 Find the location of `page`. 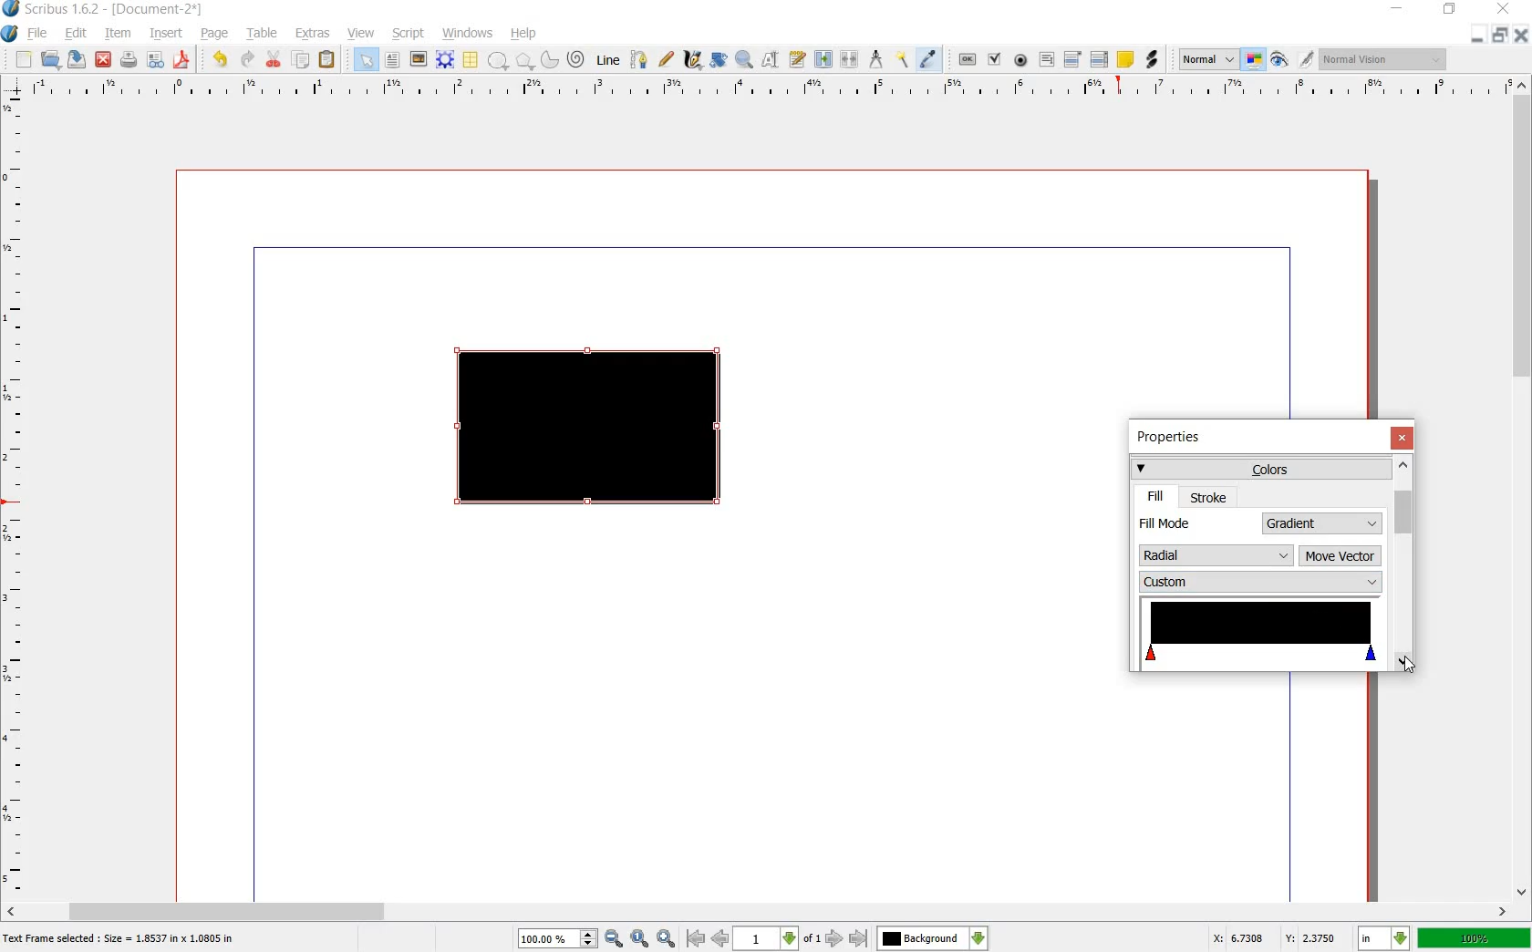

page is located at coordinates (215, 35).